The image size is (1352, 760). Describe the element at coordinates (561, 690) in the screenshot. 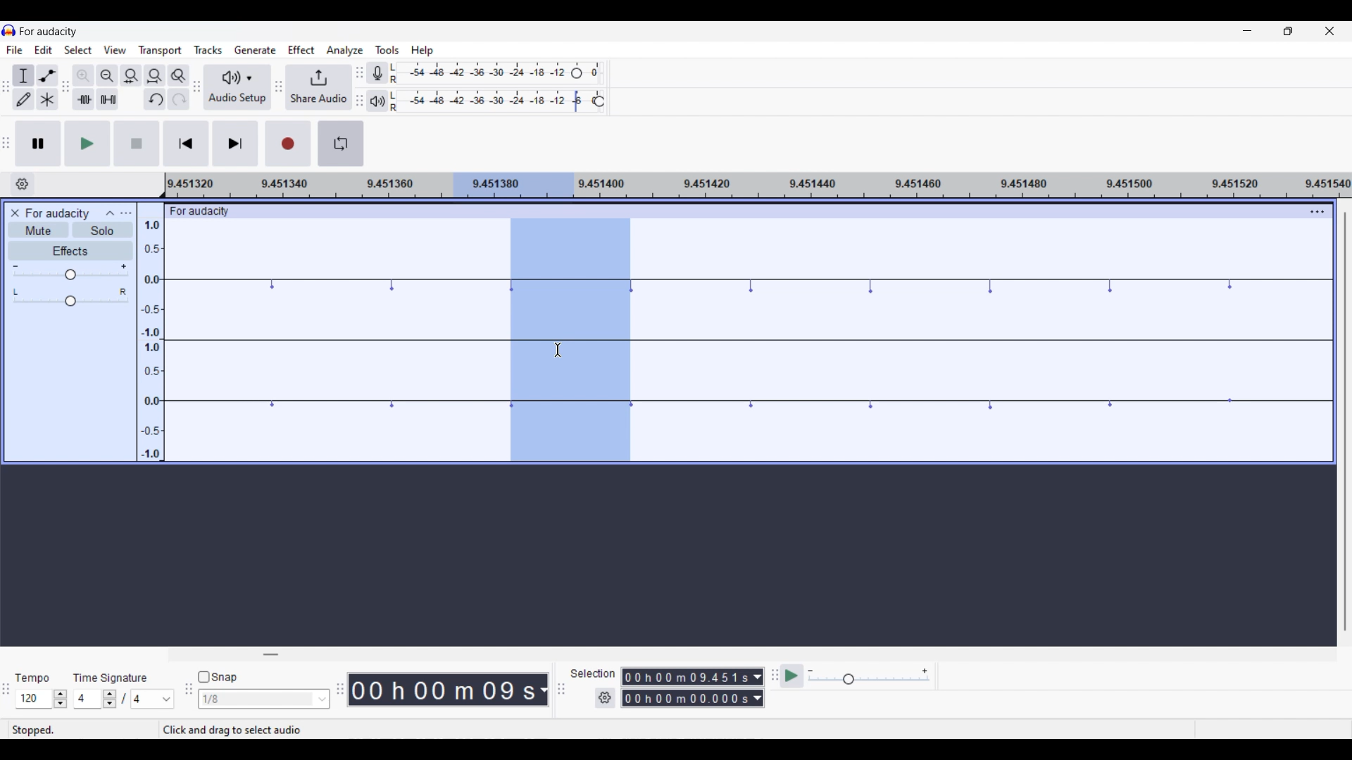

I see `Selection tool bar` at that location.